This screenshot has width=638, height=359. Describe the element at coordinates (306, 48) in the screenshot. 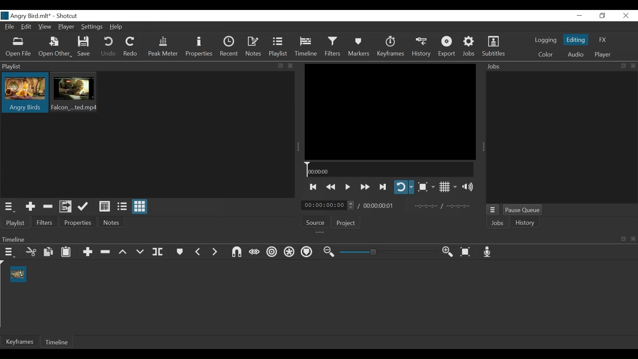

I see `Timeline` at that location.